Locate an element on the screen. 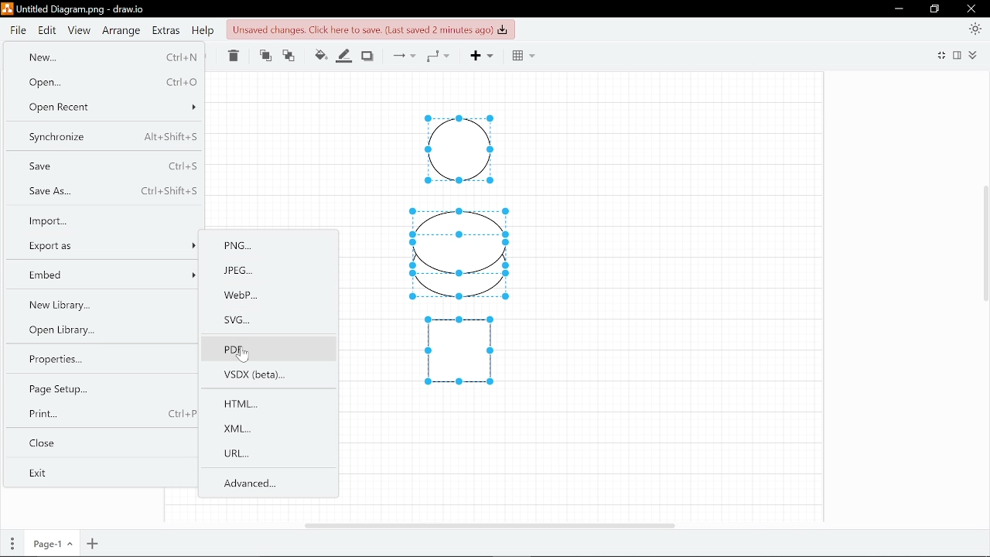 The image size is (990, 557). Open is located at coordinates (107, 83).